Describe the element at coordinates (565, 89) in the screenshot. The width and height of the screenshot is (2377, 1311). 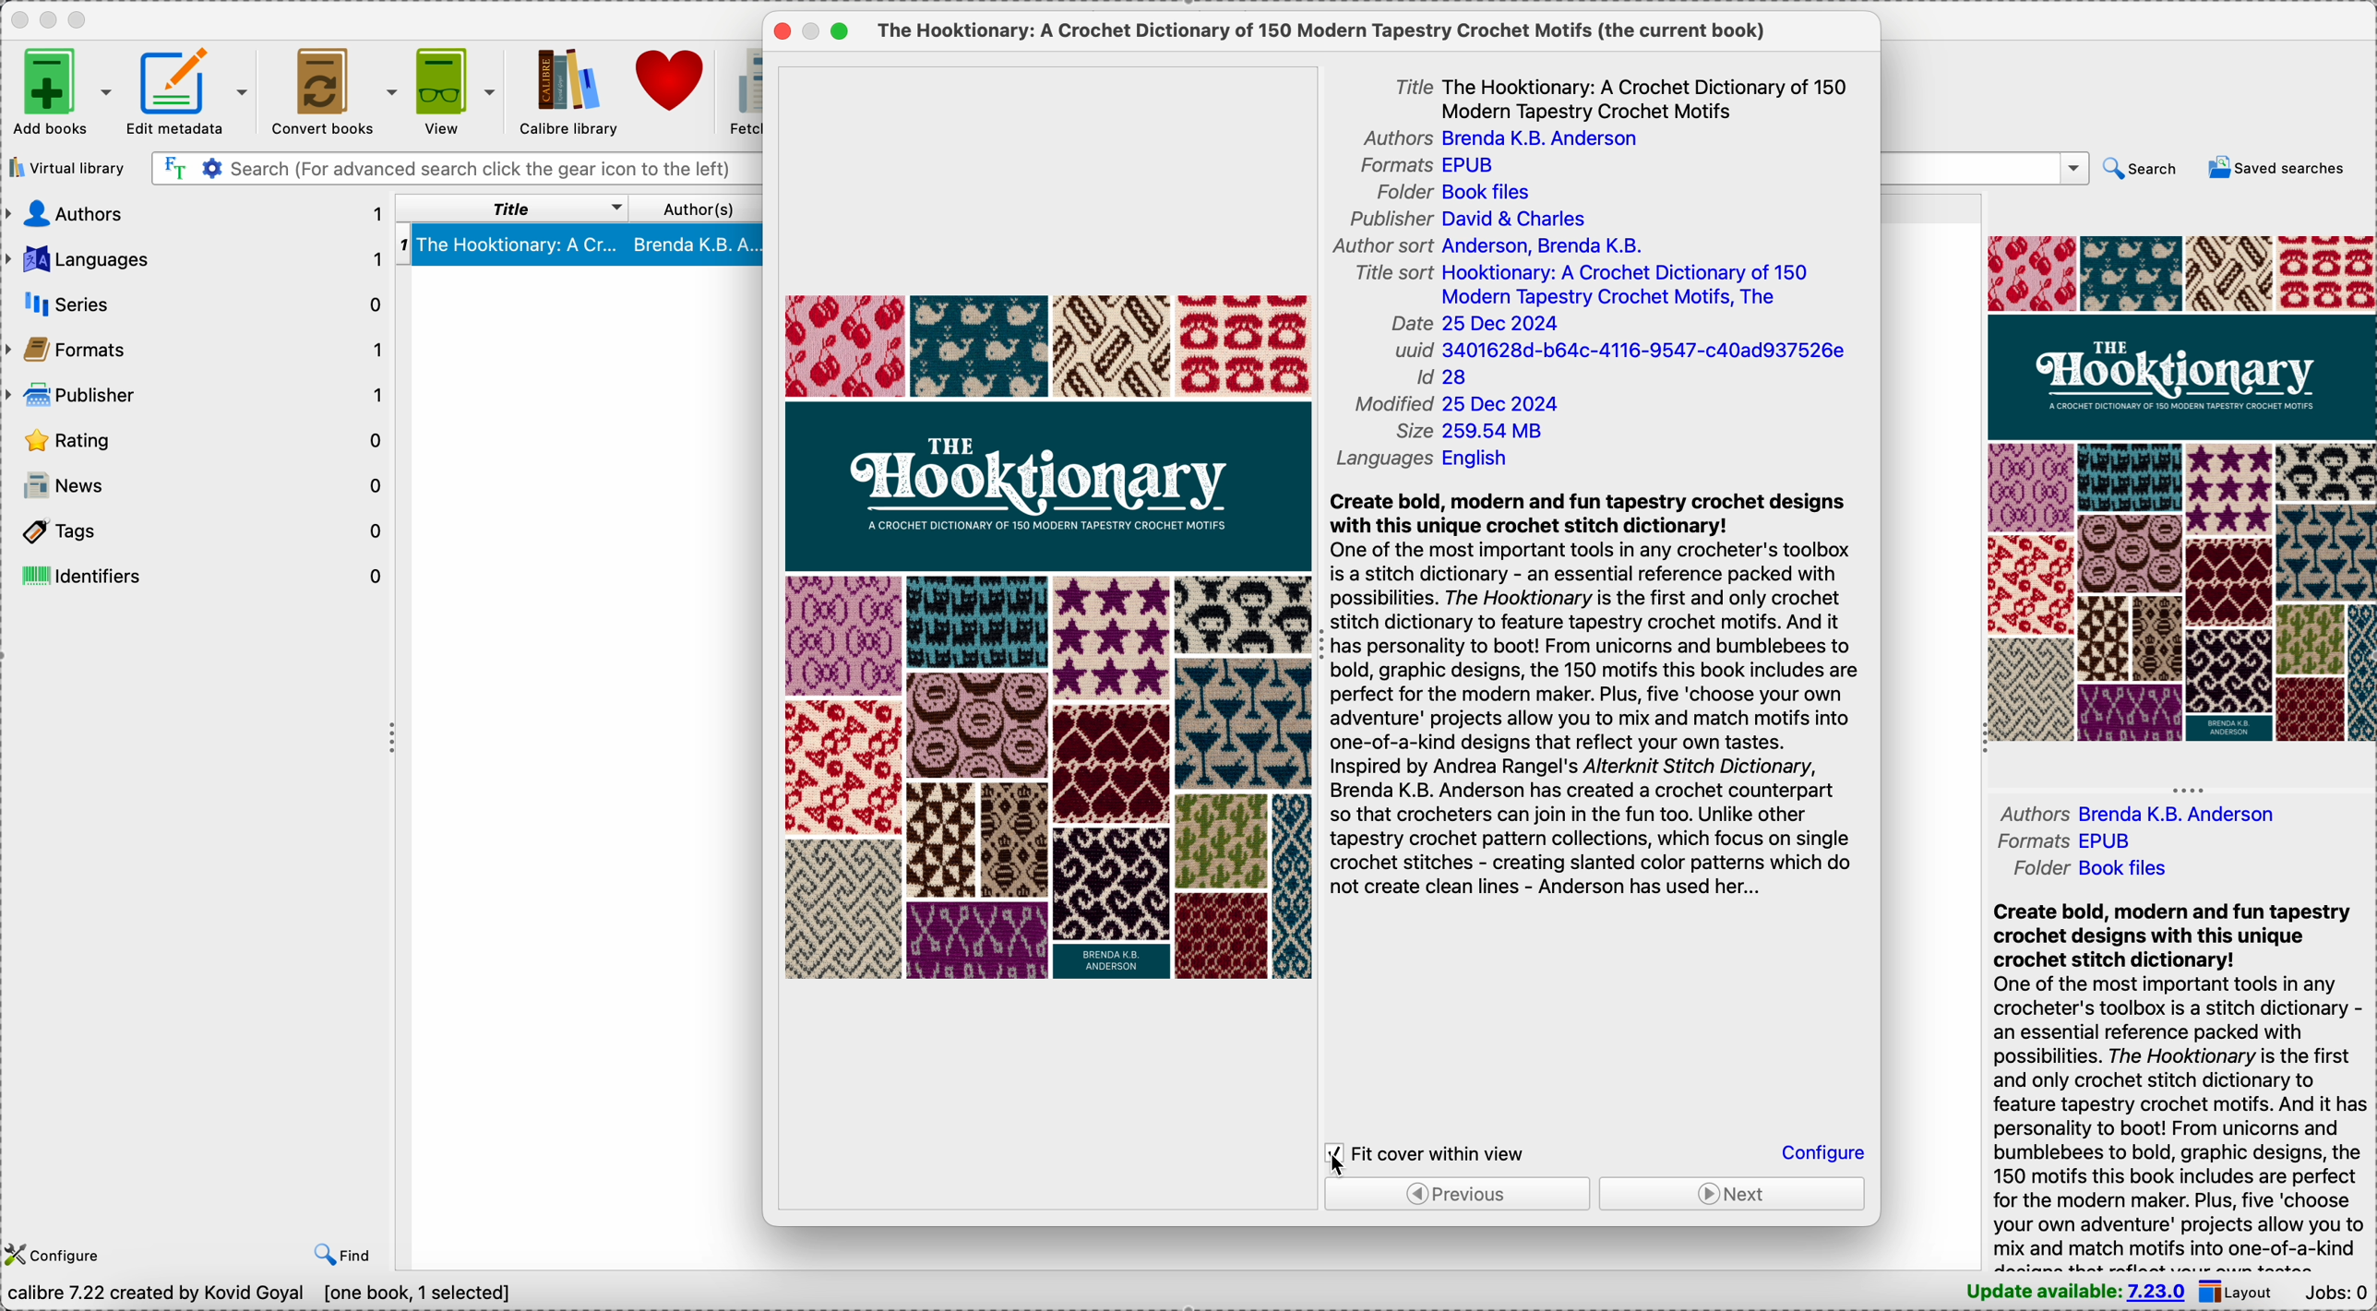
I see `Calibre library` at that location.